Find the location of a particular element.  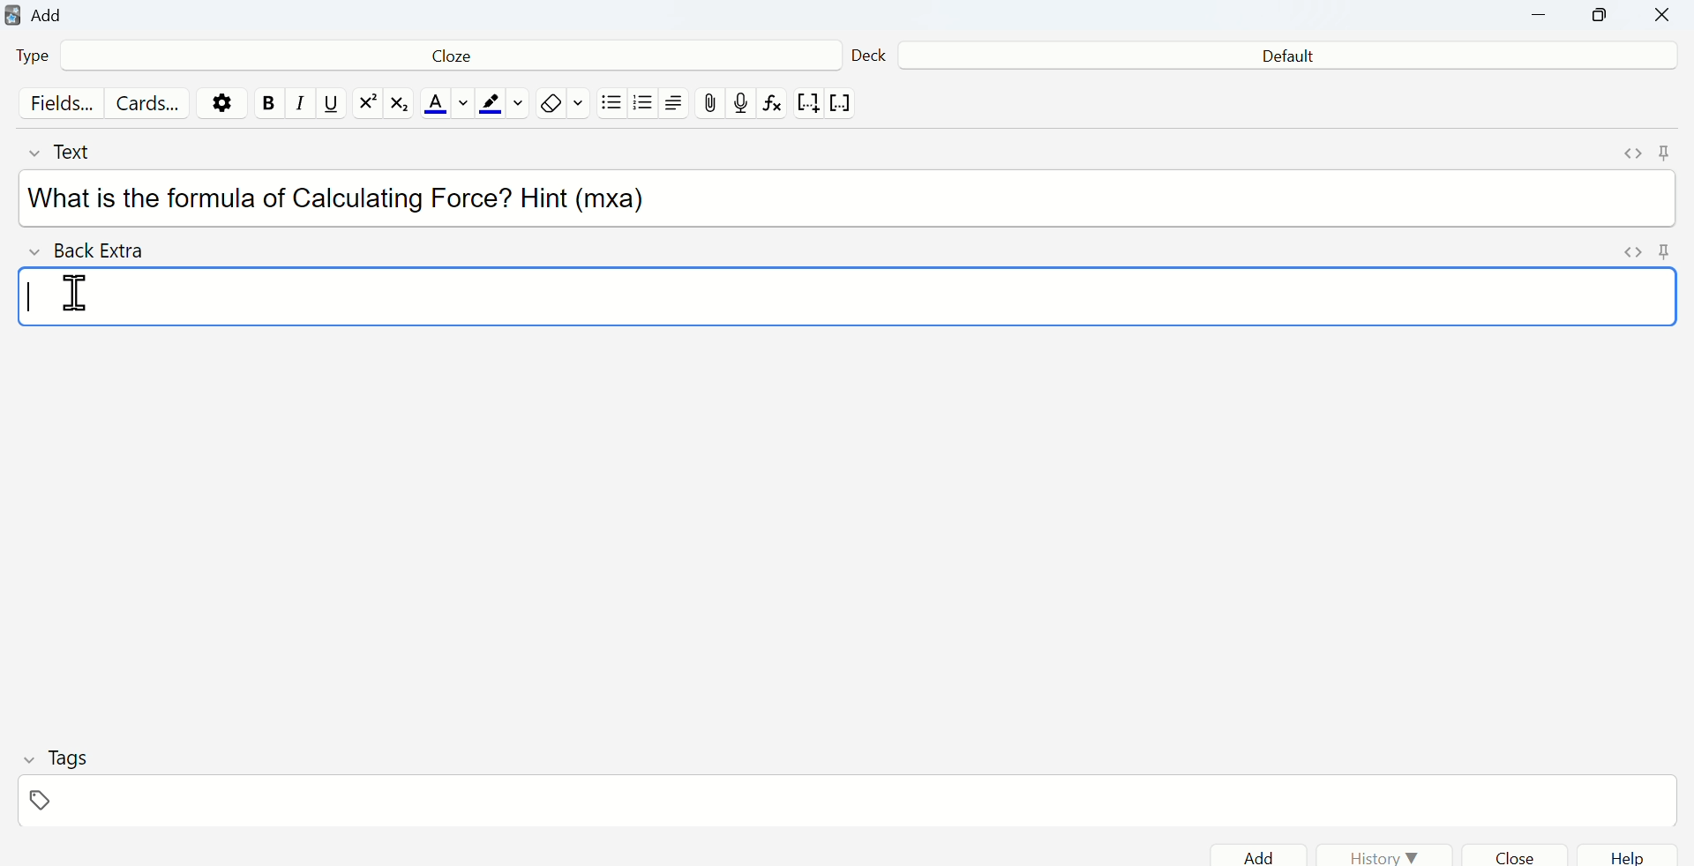

Text highlight color is located at coordinates (504, 105).